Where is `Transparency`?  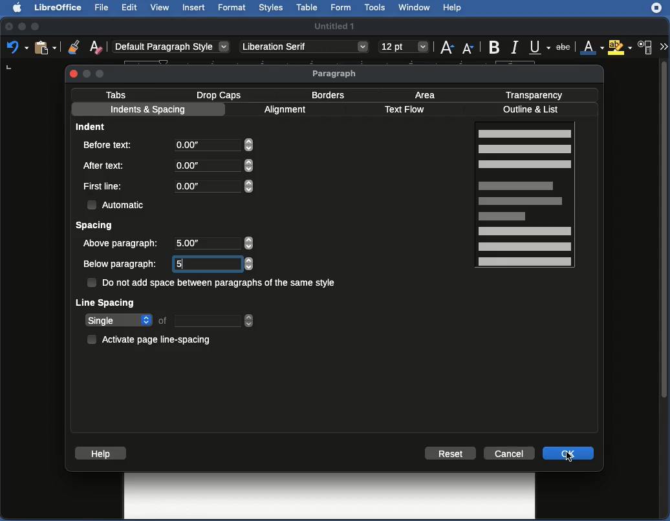
Transparency is located at coordinates (534, 94).